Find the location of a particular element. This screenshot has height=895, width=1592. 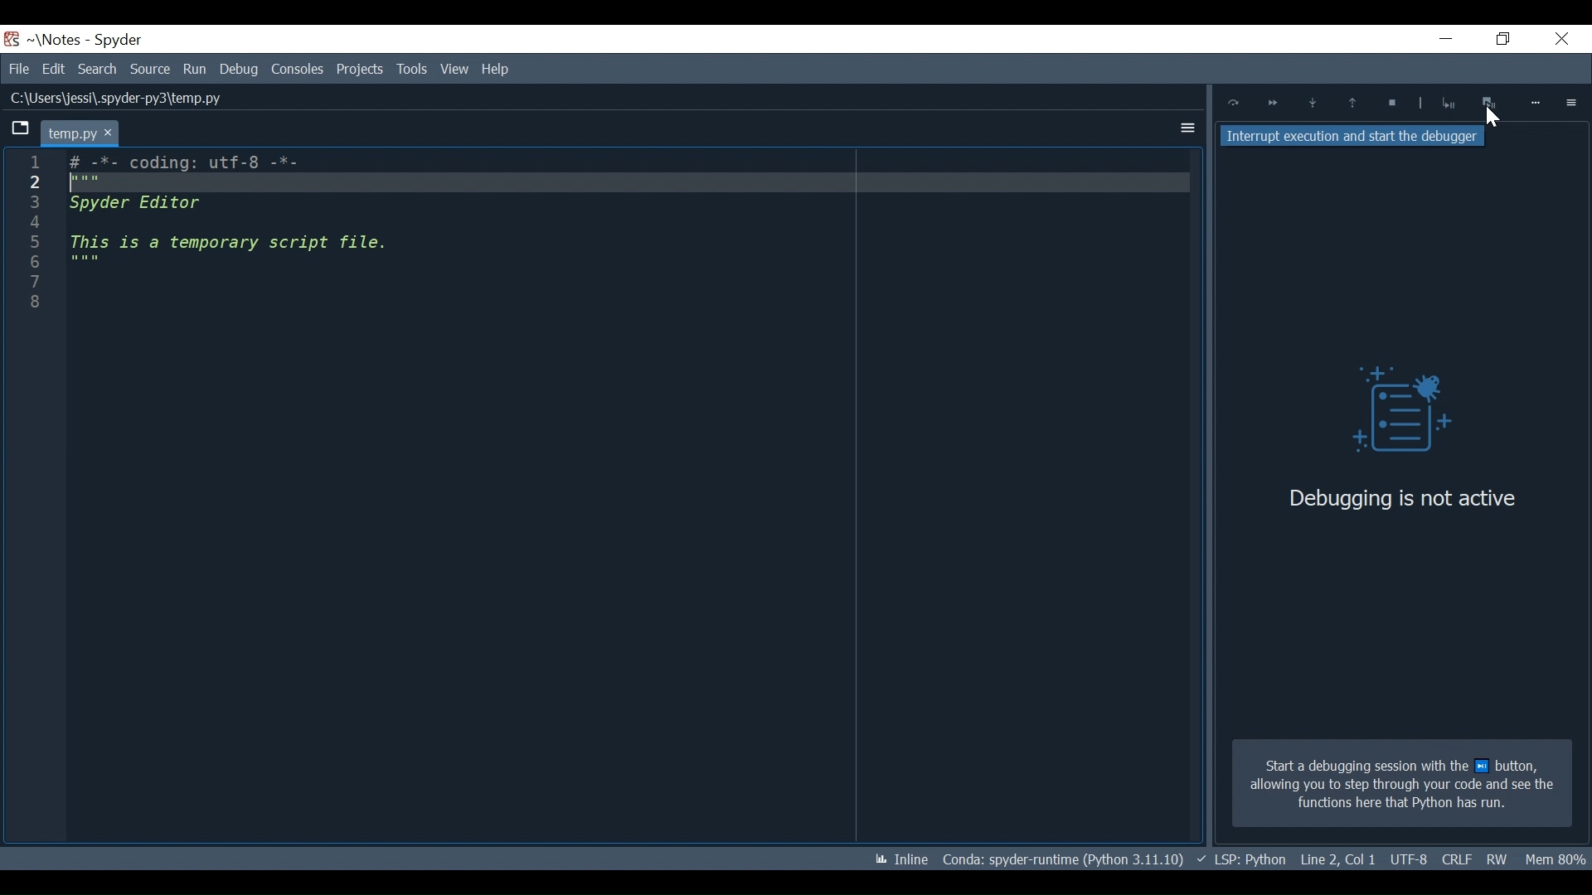

Execute Current Line is located at coordinates (1234, 103).